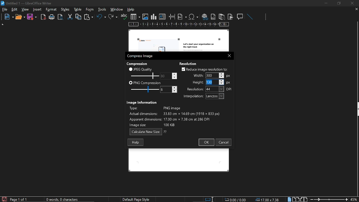 This screenshot has width=359, height=202. What do you see at coordinates (137, 199) in the screenshot?
I see `page style` at bounding box center [137, 199].